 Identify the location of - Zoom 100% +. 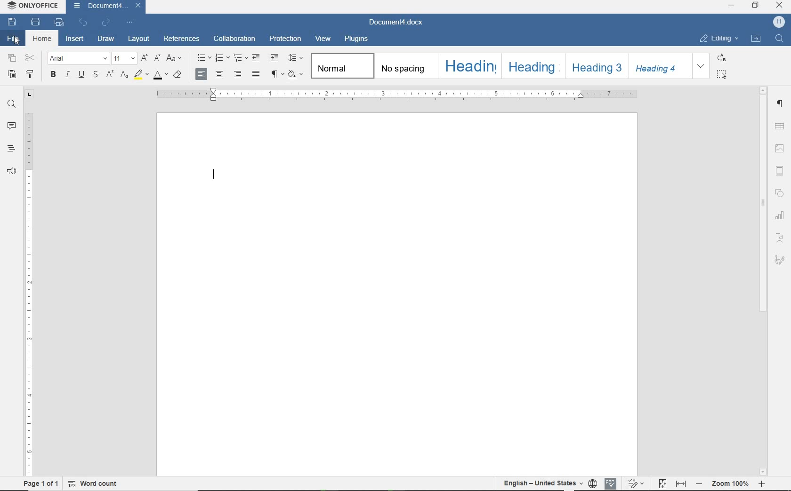
(730, 485).